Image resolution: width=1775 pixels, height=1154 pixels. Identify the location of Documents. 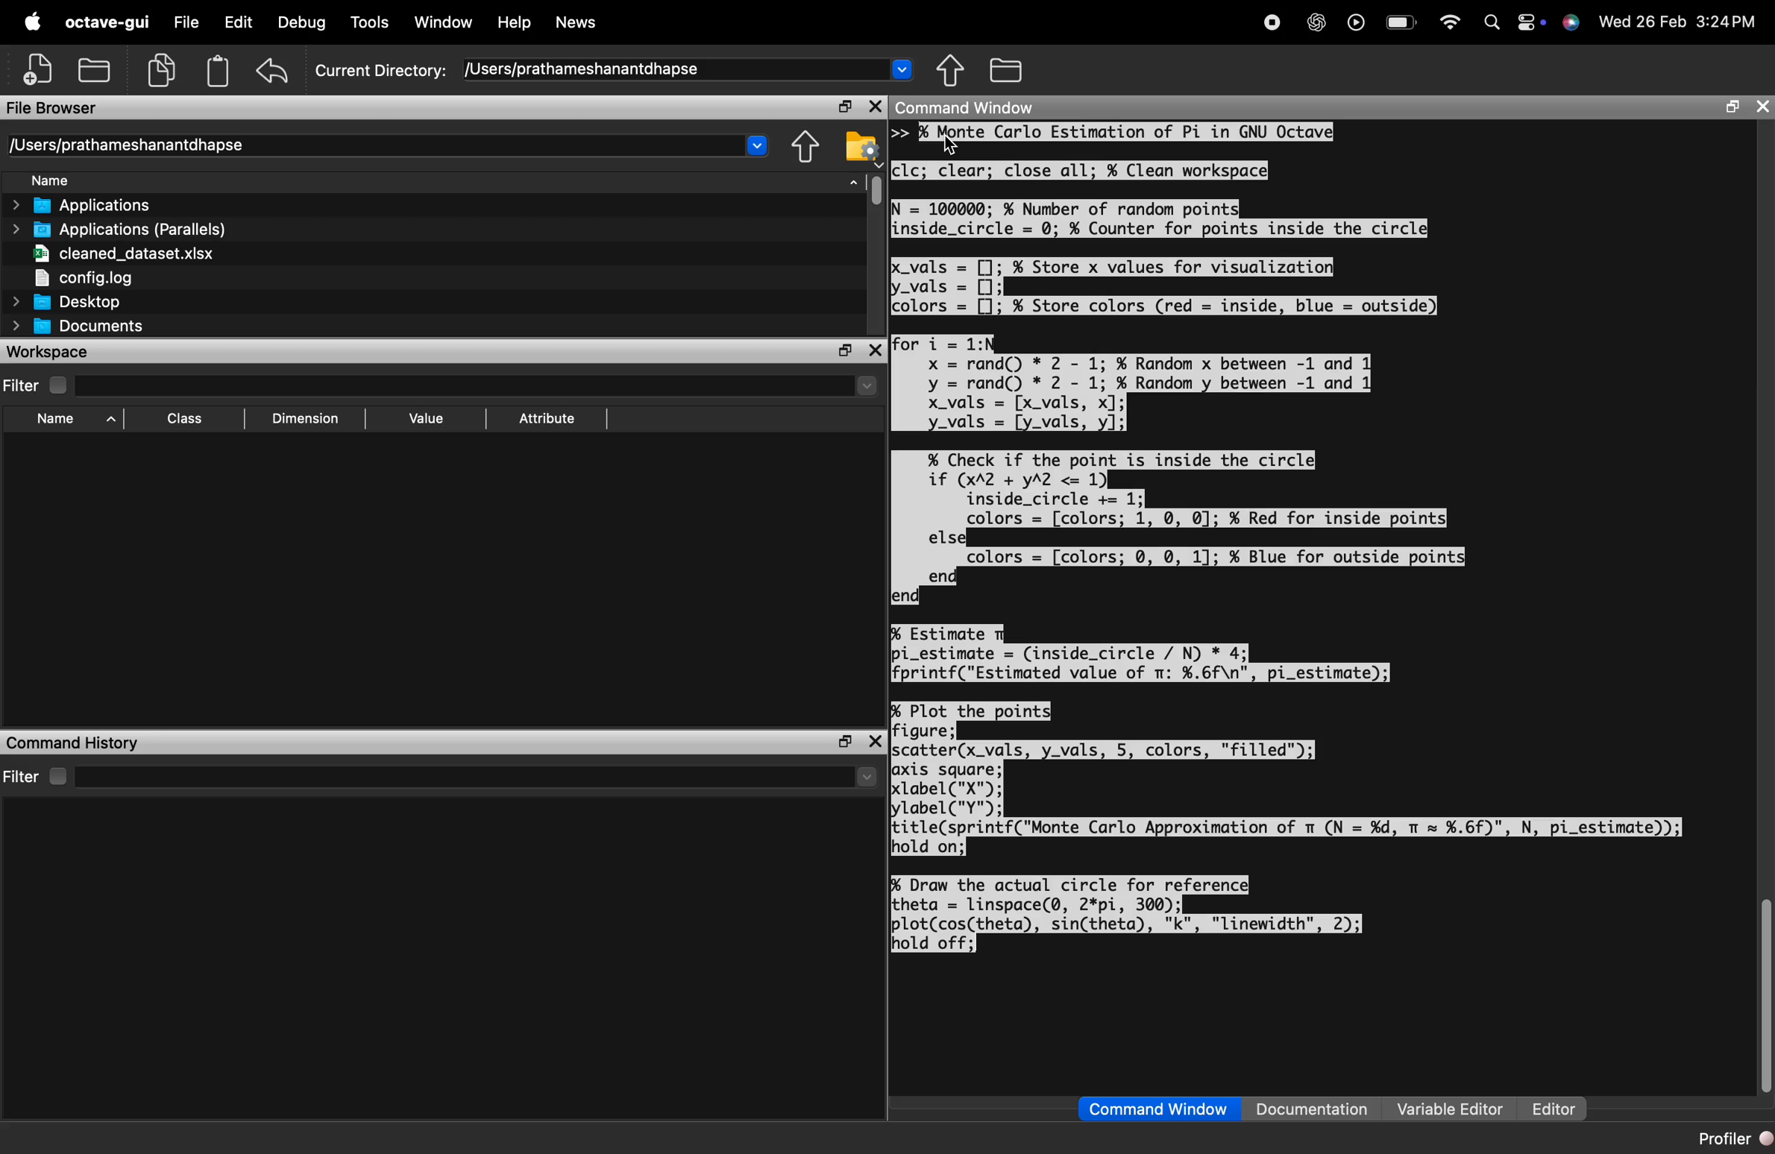
(78, 327).